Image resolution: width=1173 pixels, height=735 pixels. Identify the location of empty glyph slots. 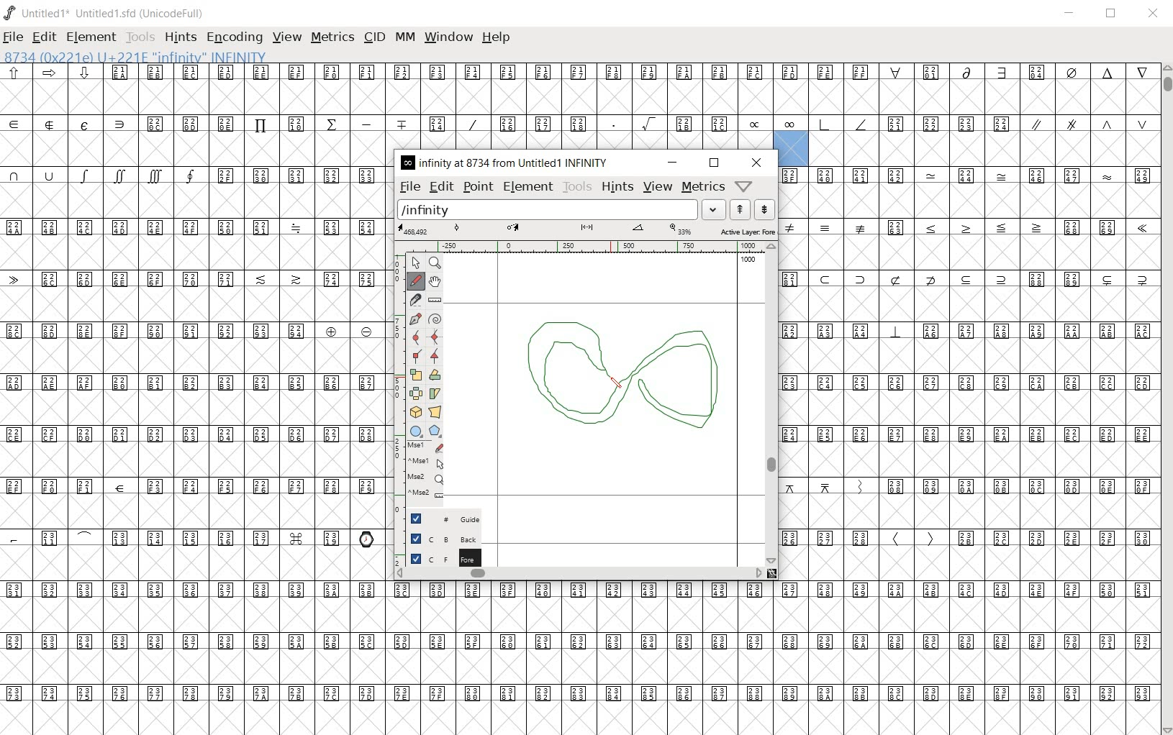
(973, 409).